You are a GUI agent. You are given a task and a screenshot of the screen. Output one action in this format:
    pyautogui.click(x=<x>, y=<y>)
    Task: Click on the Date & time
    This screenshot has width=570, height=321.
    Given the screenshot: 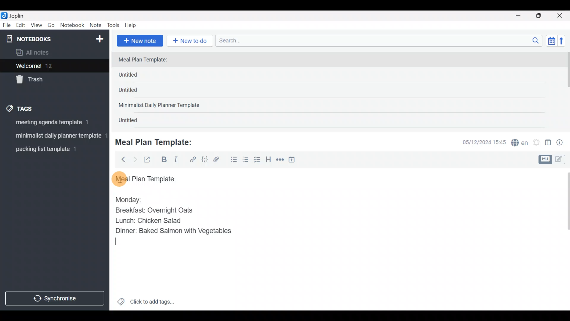 What is the action you would take?
    pyautogui.click(x=479, y=142)
    